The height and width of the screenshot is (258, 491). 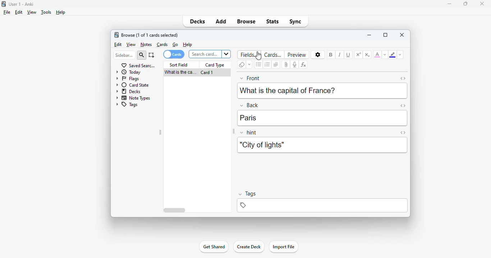 What do you see at coordinates (233, 132) in the screenshot?
I see `toggle sidebar` at bounding box center [233, 132].